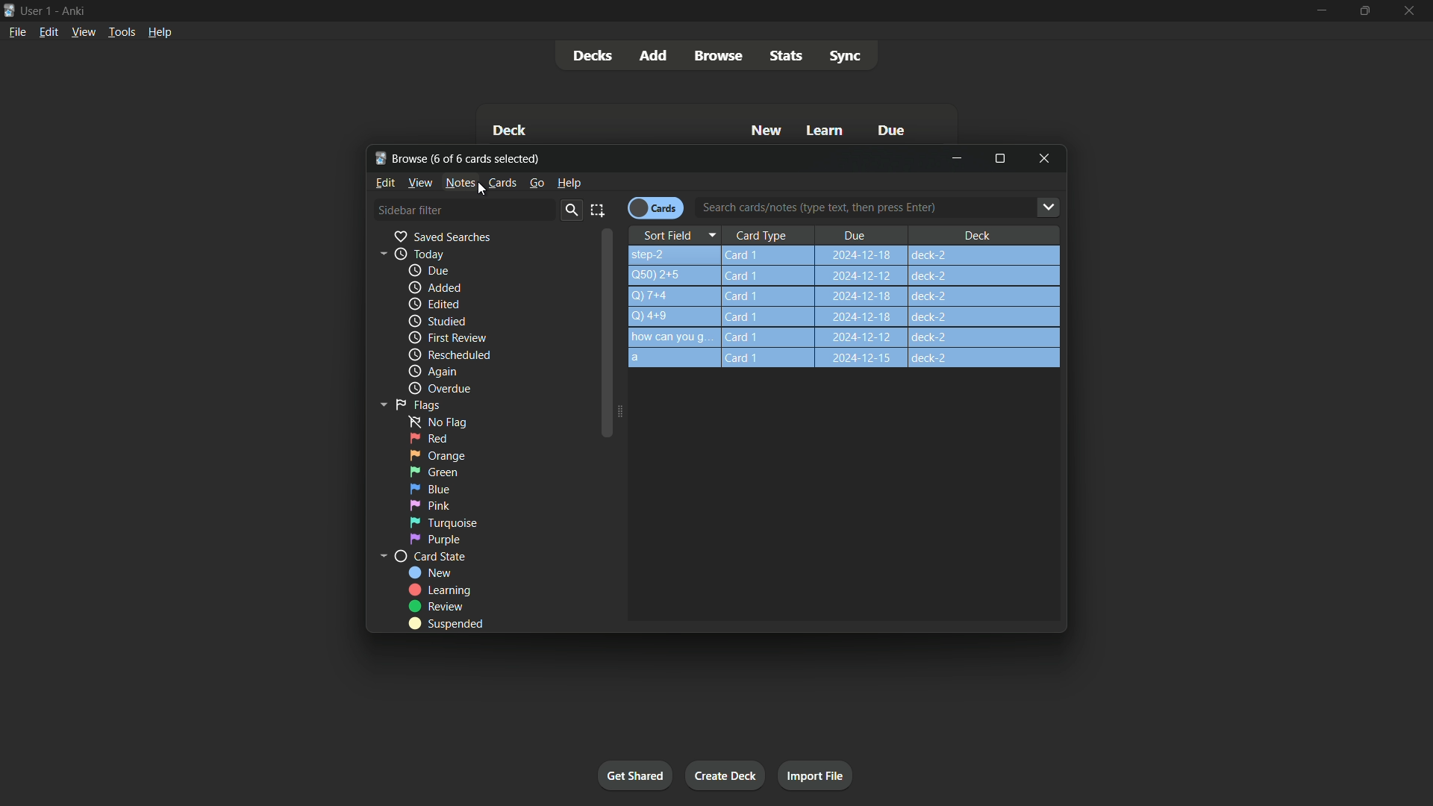 The height and width of the screenshot is (806, 1433). Describe the element at coordinates (884, 209) in the screenshot. I see `Search cards/notes (type text, then press Enter)` at that location.